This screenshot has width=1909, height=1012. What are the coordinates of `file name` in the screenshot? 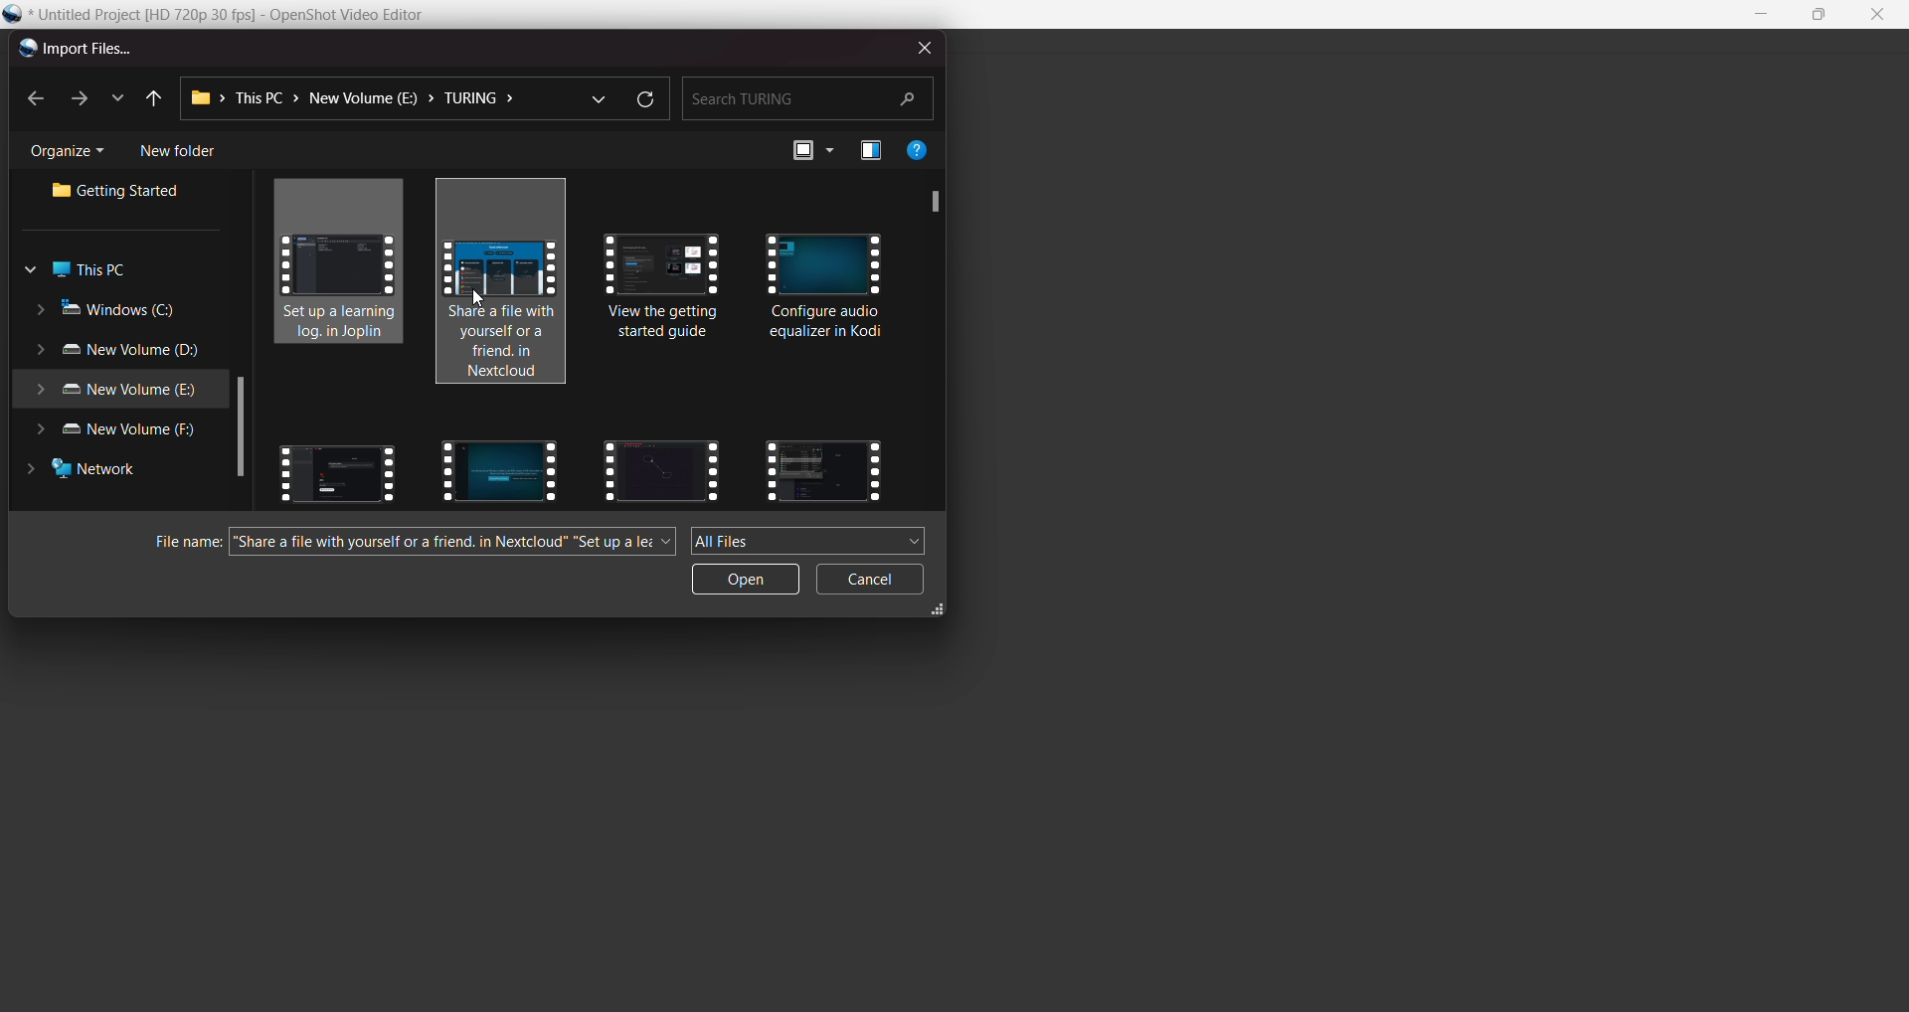 It's located at (242, 16).